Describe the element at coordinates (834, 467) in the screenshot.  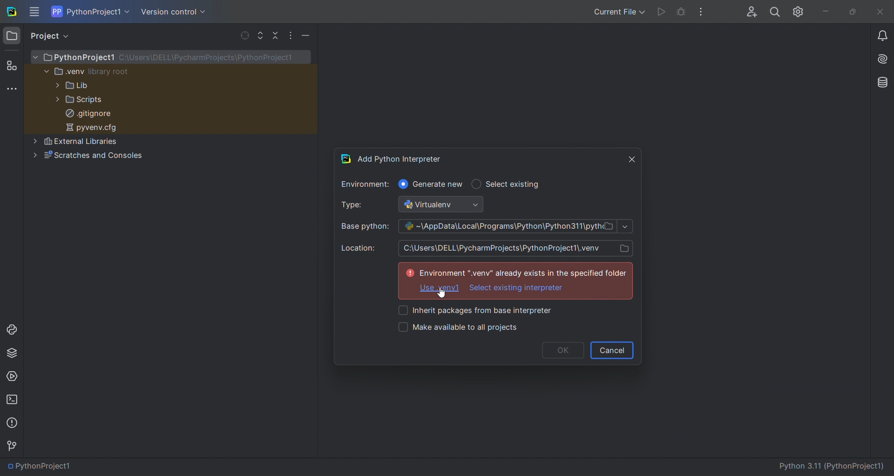
I see `Python 3.11 (PythonProject1)` at that location.